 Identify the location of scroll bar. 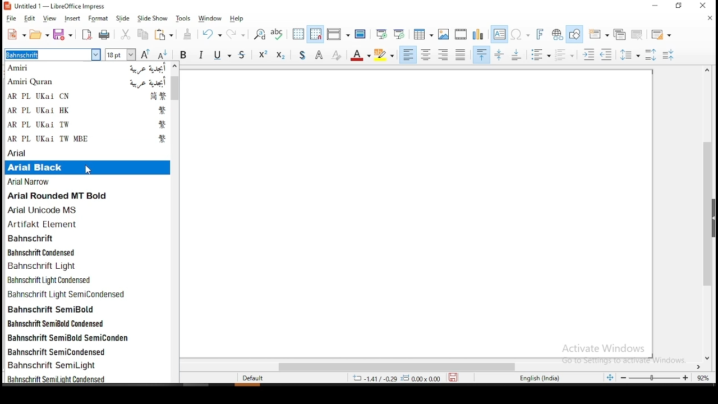
(444, 366).